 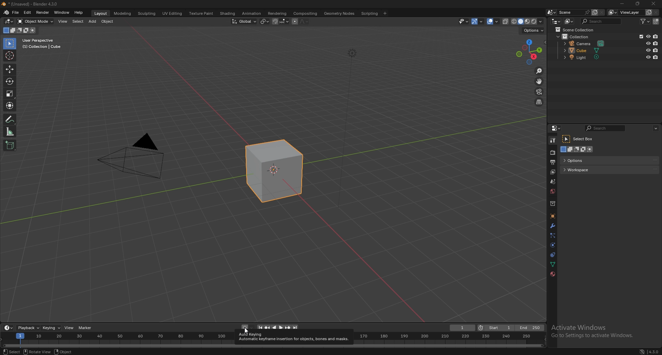 What do you see at coordinates (478, 21) in the screenshot?
I see `gizmo` at bounding box center [478, 21].